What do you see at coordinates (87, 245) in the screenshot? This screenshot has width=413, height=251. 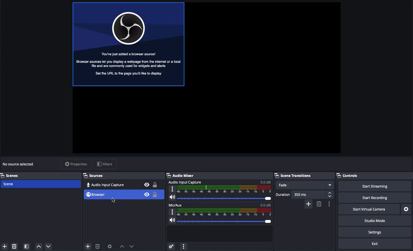 I see `Add` at bounding box center [87, 245].